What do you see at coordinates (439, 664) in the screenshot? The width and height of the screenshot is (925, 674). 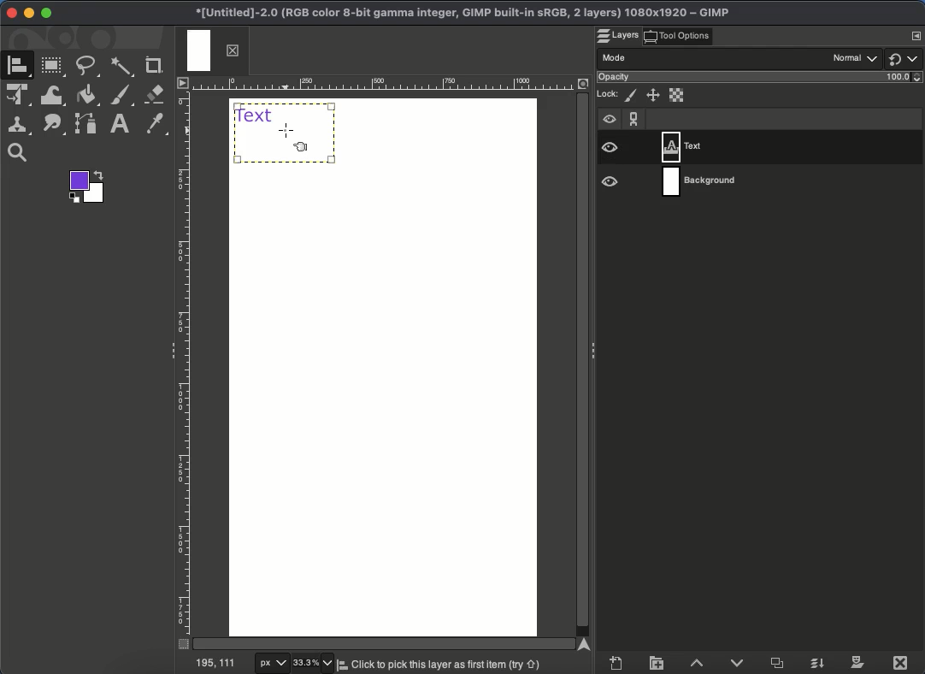 I see `Click to pick this layer first item` at bounding box center [439, 664].